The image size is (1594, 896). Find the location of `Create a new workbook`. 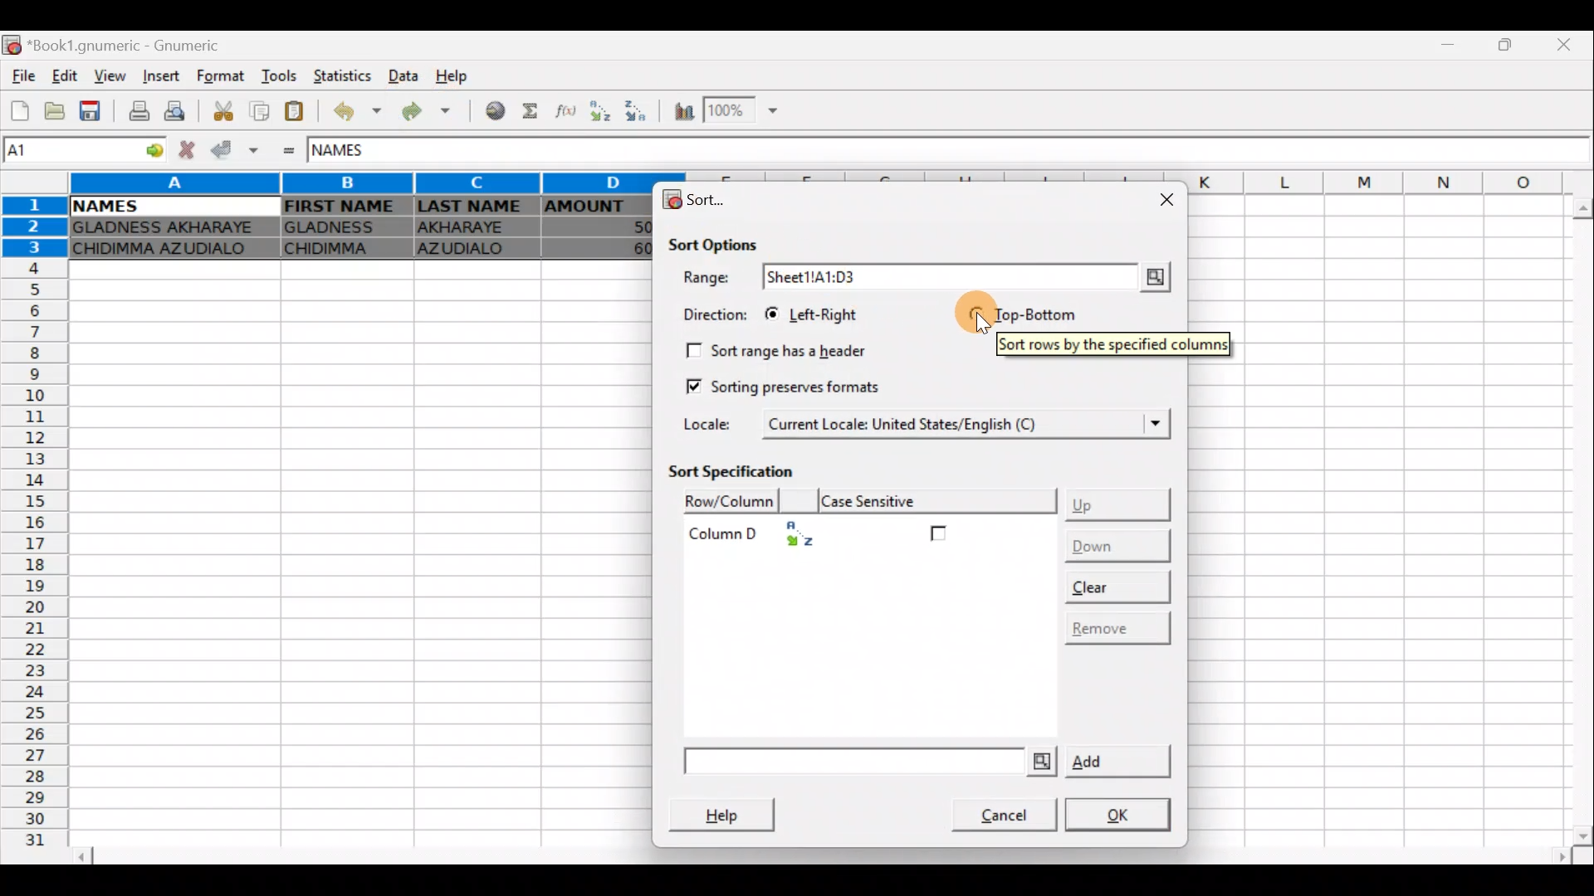

Create a new workbook is located at coordinates (21, 110).